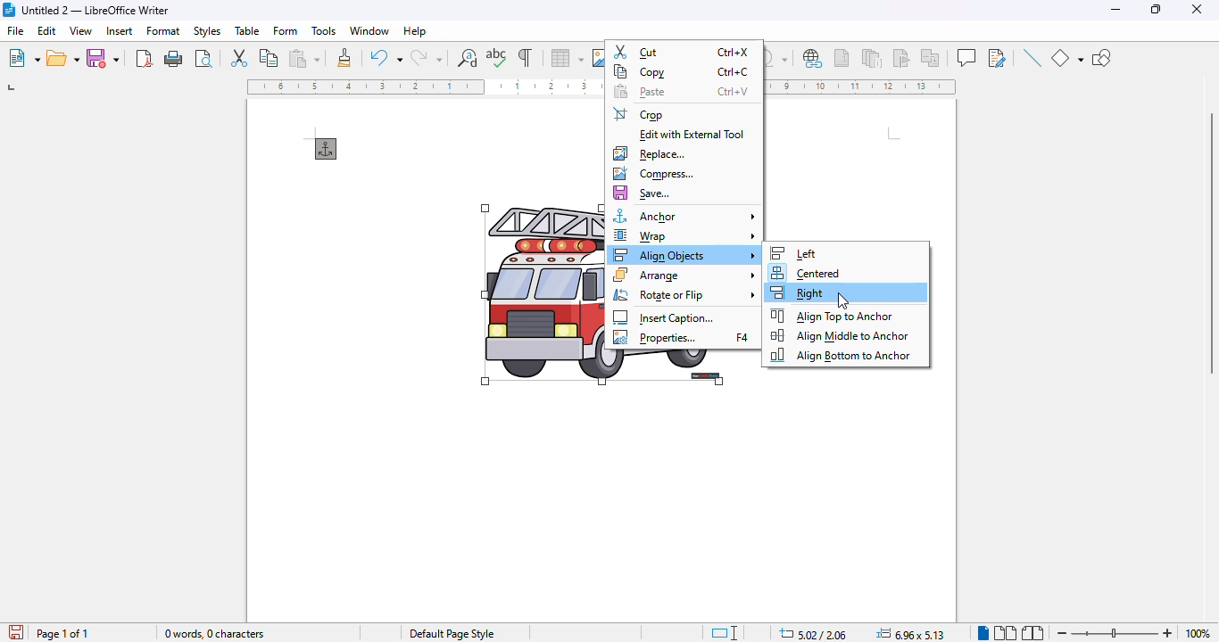  I want to click on rotate or flip, so click(684, 295).